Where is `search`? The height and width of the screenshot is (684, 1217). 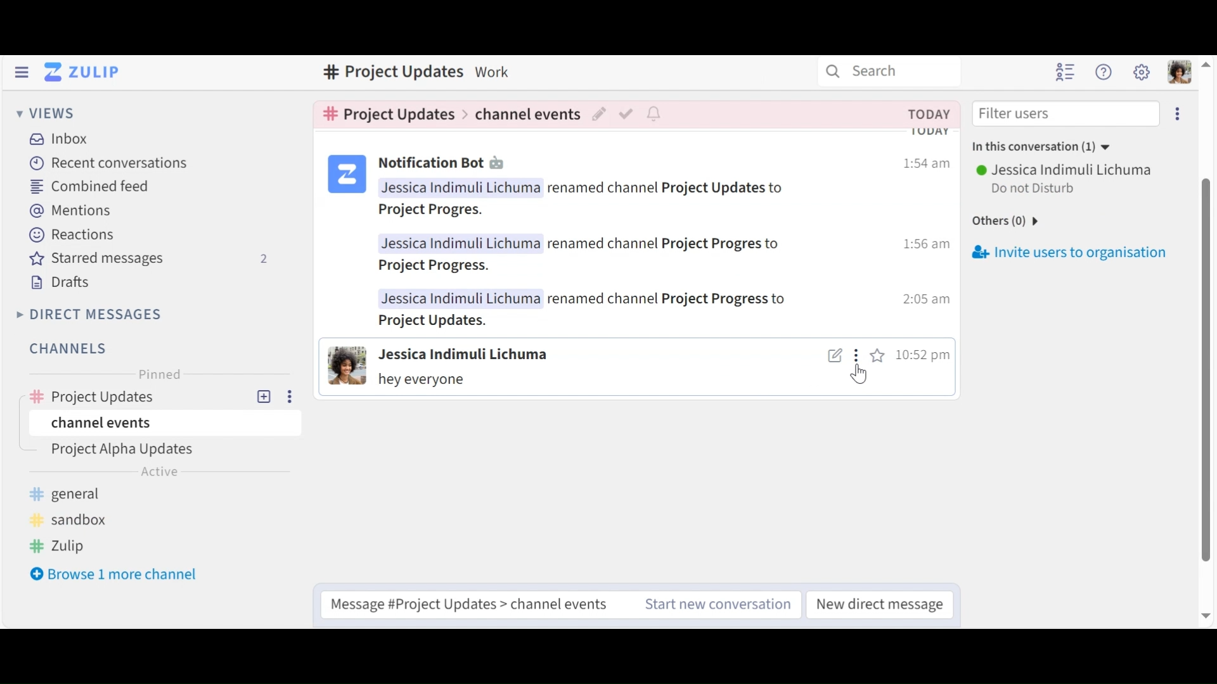
search is located at coordinates (877, 74).